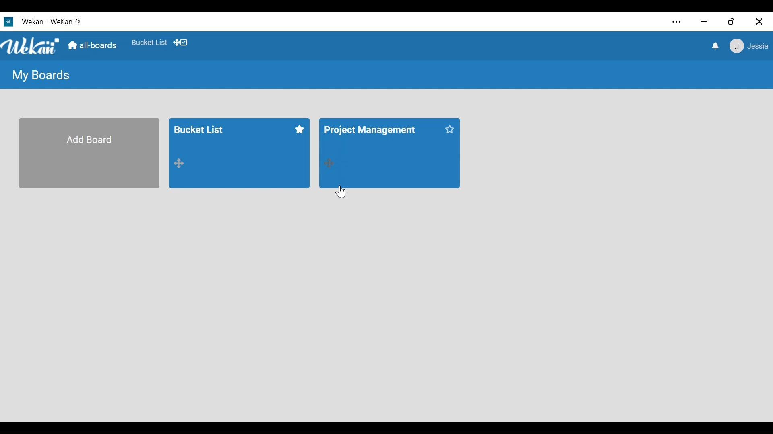  I want to click on close, so click(758, 21).